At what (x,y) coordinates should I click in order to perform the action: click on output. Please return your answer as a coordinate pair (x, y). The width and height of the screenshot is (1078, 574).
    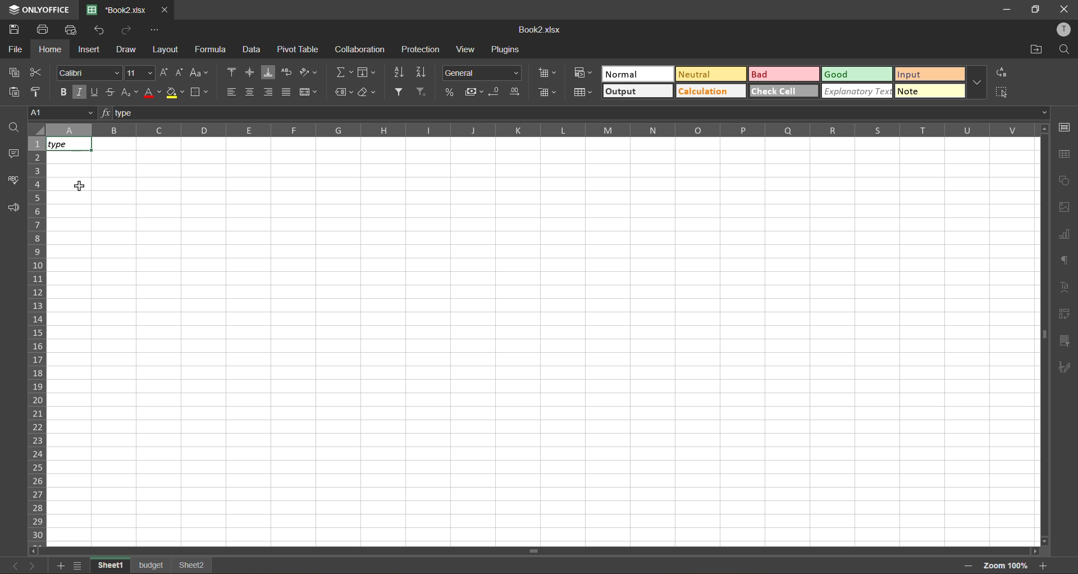
    Looking at the image, I should click on (637, 91).